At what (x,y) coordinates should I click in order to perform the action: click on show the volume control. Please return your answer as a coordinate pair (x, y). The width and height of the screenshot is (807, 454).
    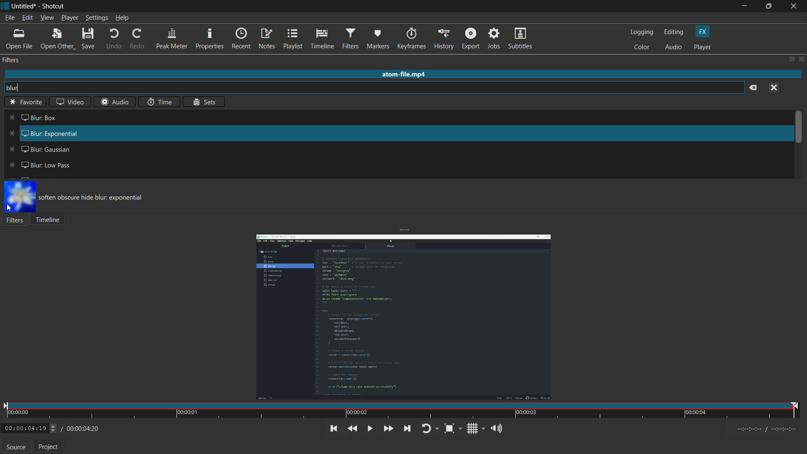
    Looking at the image, I should click on (496, 429).